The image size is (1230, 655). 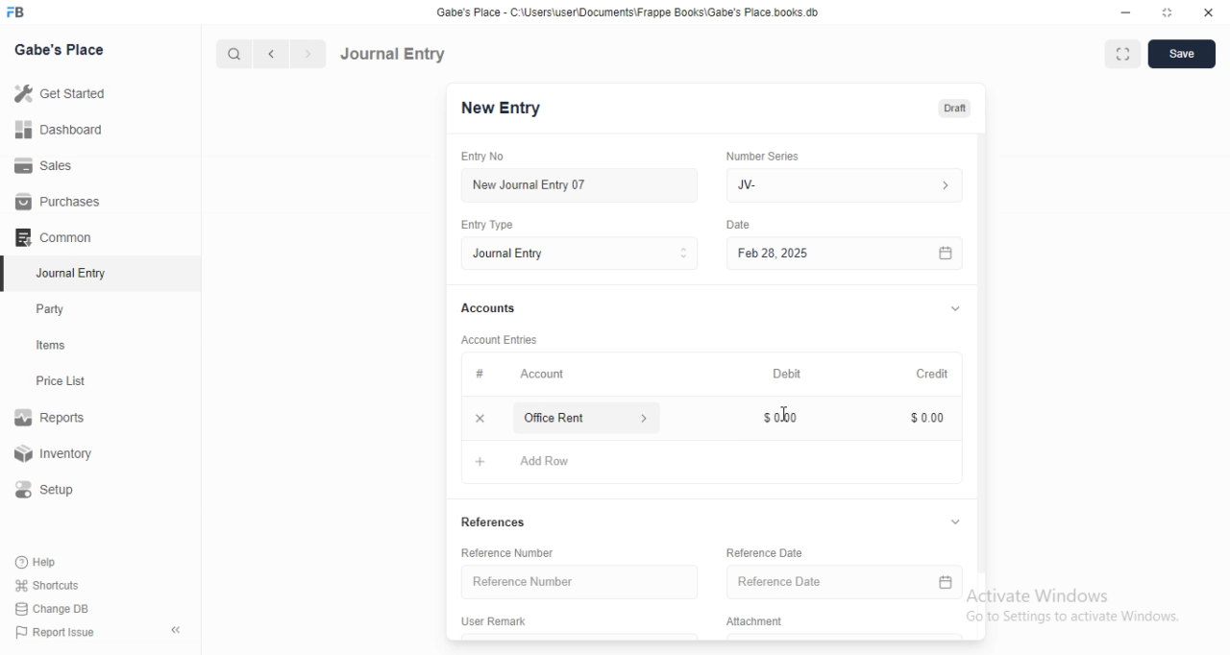 What do you see at coordinates (922, 419) in the screenshot?
I see `$ 0.00` at bounding box center [922, 419].